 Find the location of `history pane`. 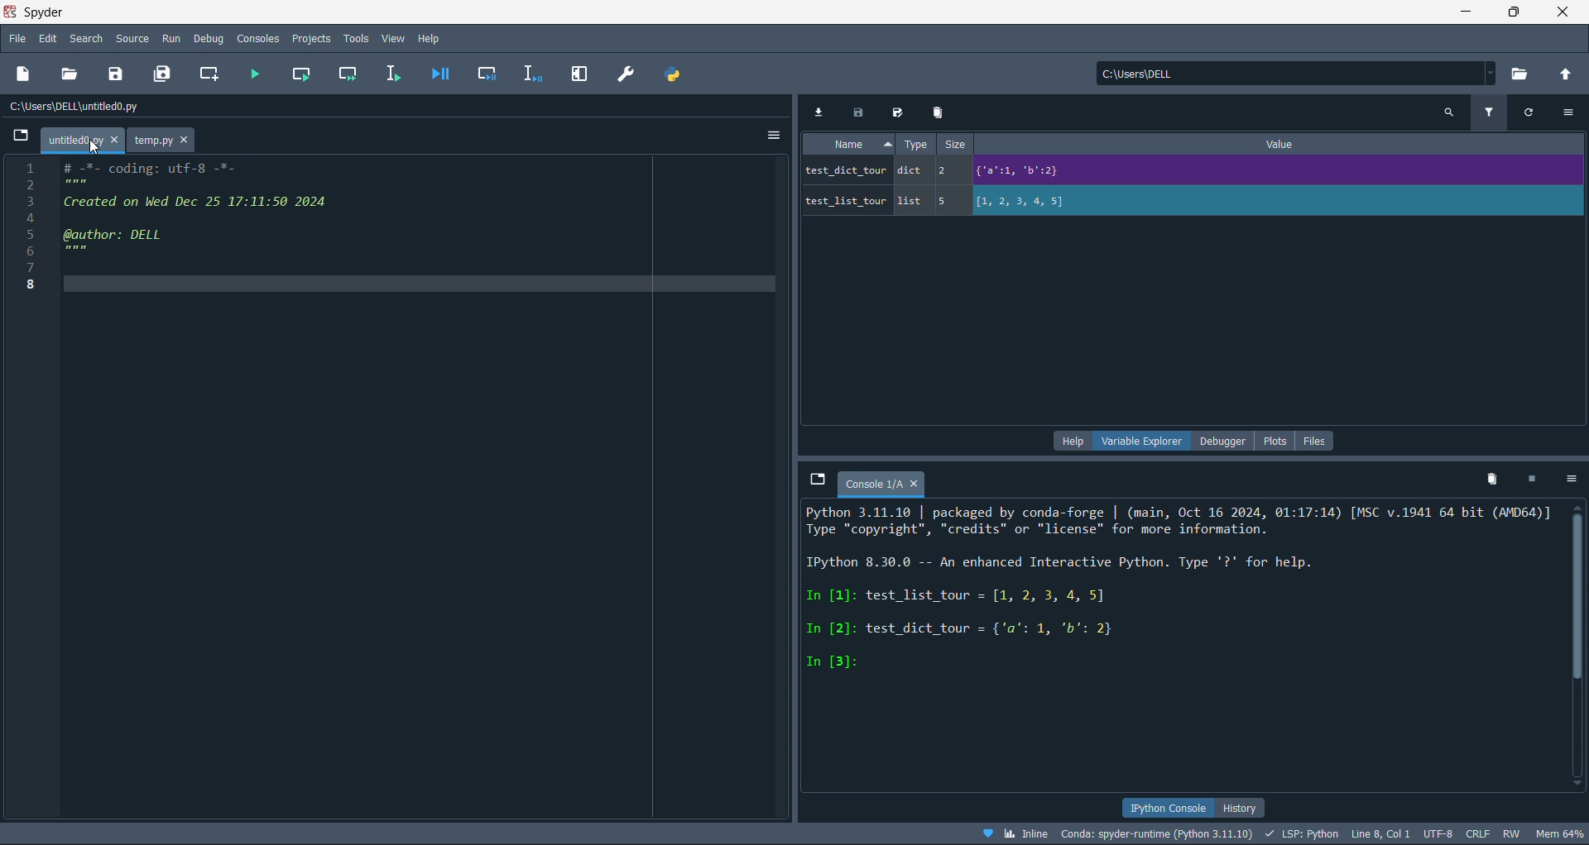

history pane is located at coordinates (1235, 806).